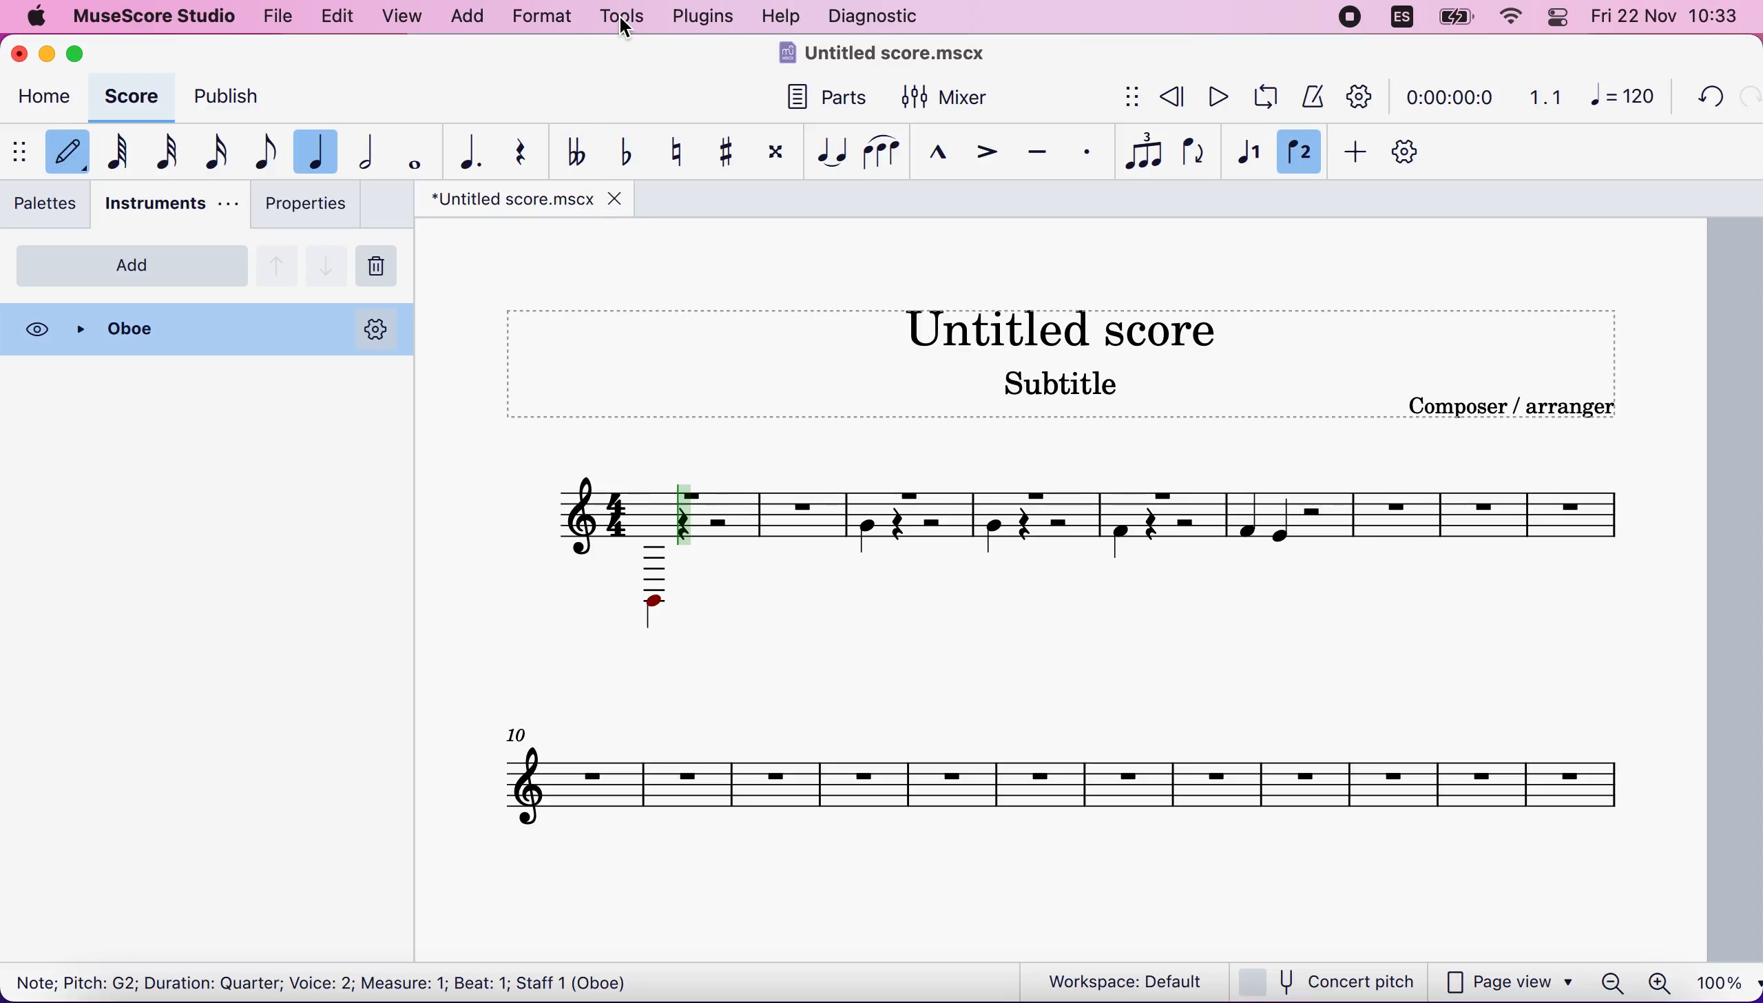 The width and height of the screenshot is (1763, 1003). What do you see at coordinates (36, 331) in the screenshot?
I see `visibility` at bounding box center [36, 331].